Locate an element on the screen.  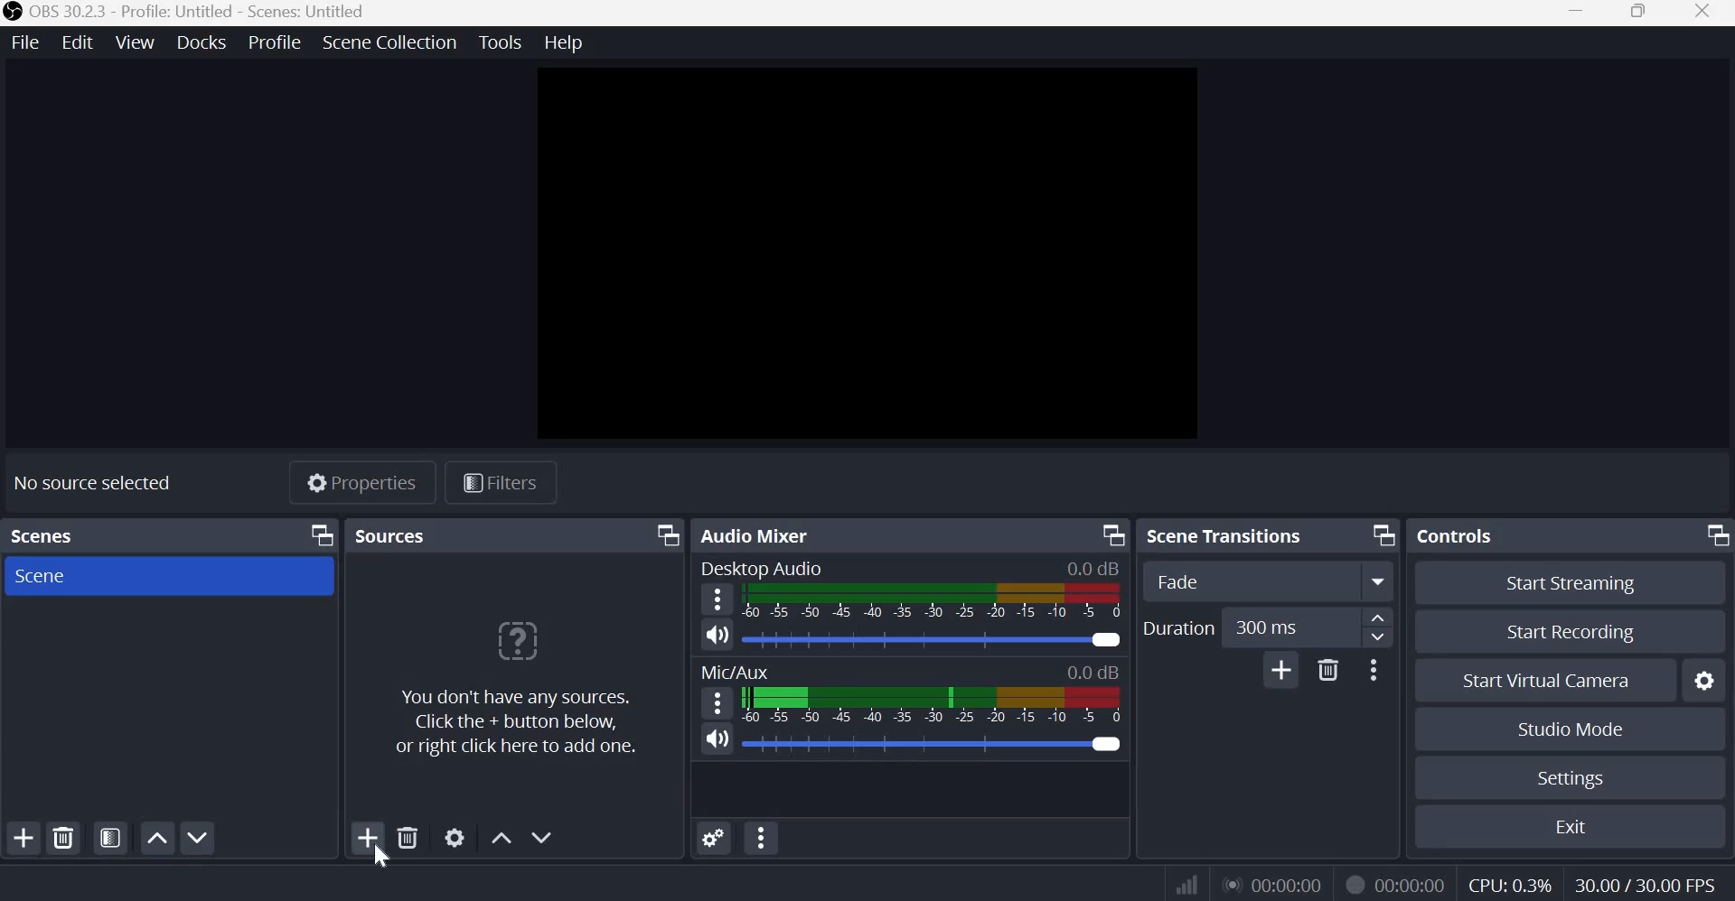
Start Virual Camera is located at coordinates (1546, 682).